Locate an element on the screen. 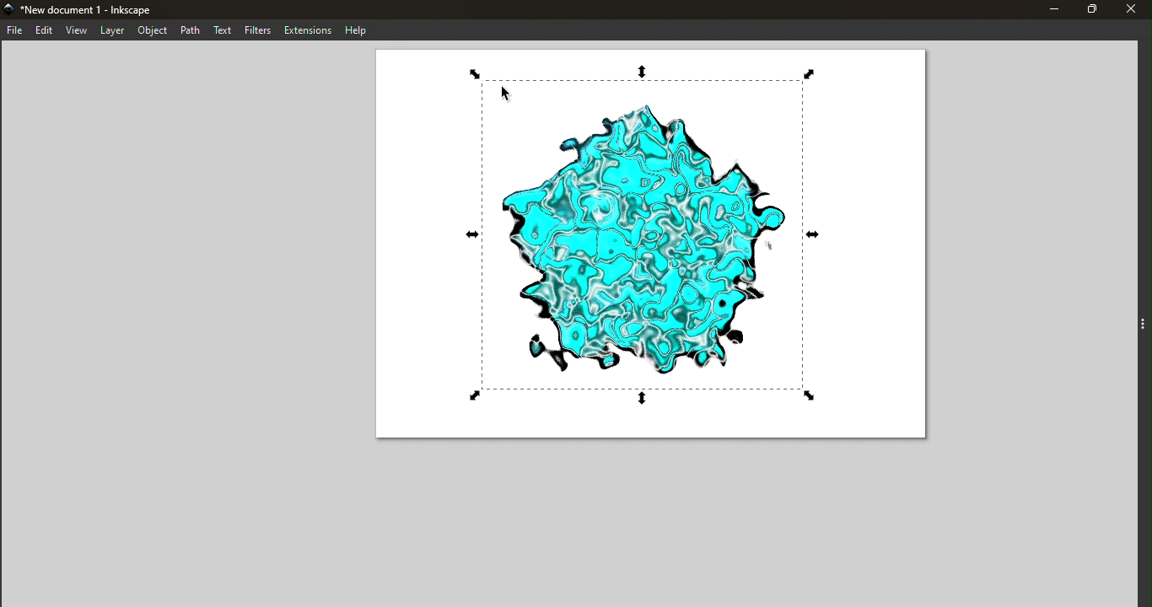 The width and height of the screenshot is (1152, 607). Toggle command panel is located at coordinates (1130, 325).